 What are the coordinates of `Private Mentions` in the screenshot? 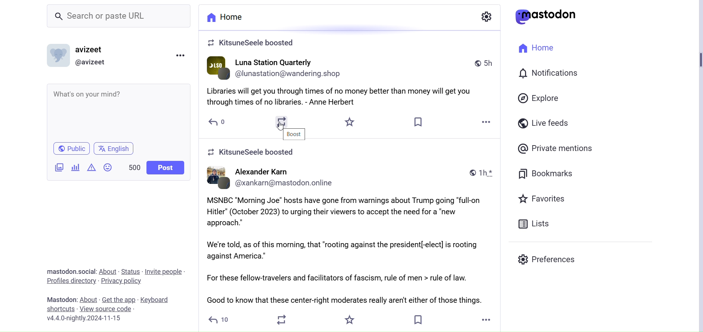 It's located at (557, 148).